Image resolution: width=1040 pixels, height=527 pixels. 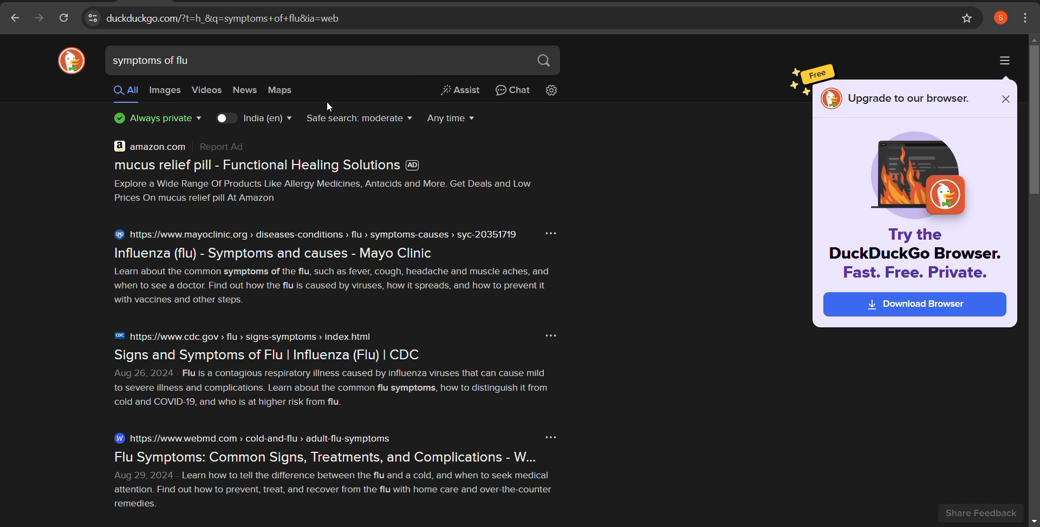 What do you see at coordinates (548, 336) in the screenshot?
I see `more option` at bounding box center [548, 336].